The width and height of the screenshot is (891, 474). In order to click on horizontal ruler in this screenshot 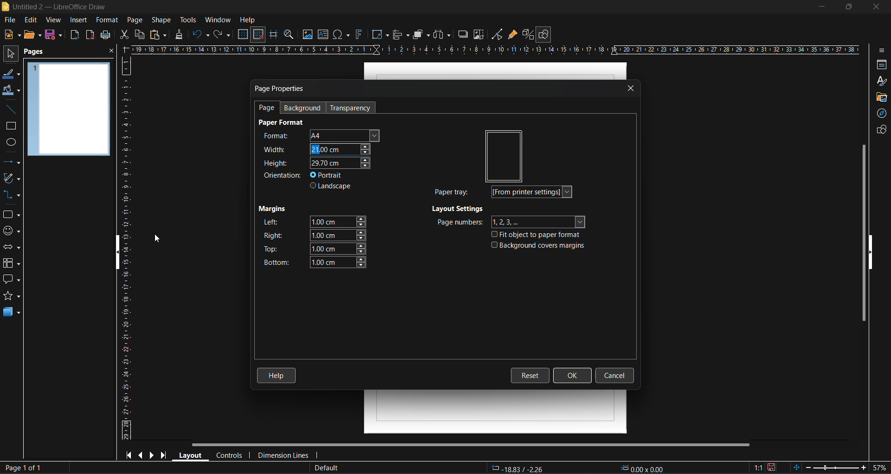, I will do `click(498, 49)`.